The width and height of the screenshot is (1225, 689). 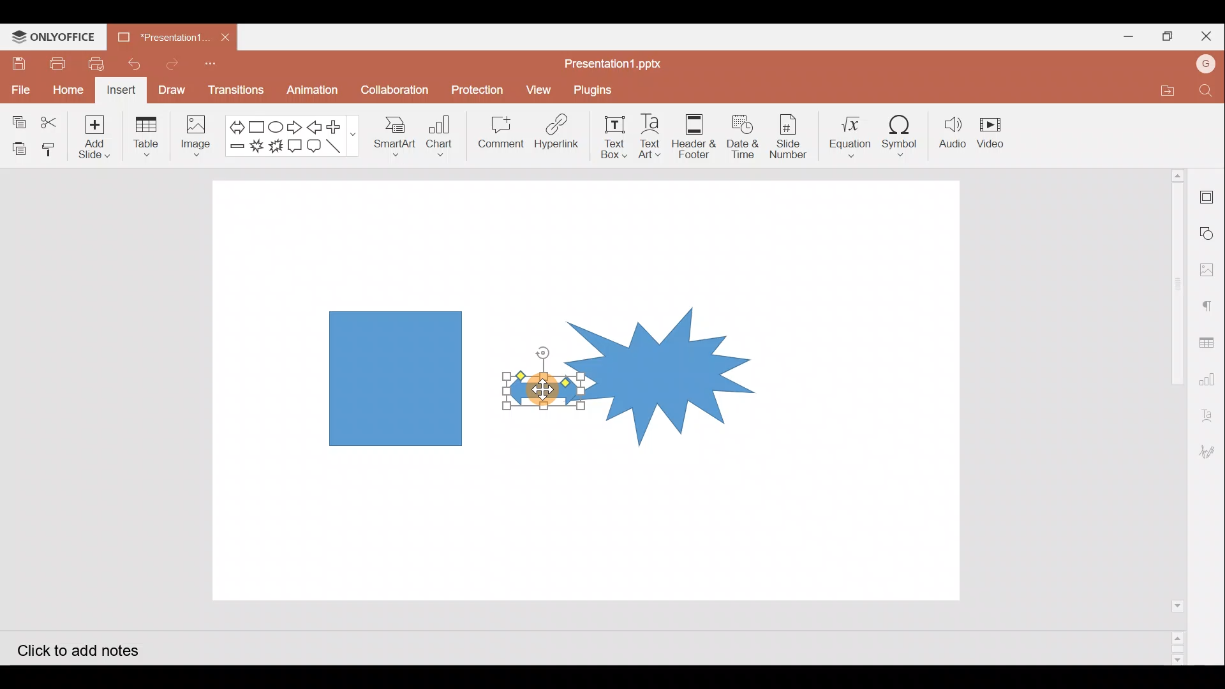 What do you see at coordinates (999, 134) in the screenshot?
I see `Video` at bounding box center [999, 134].